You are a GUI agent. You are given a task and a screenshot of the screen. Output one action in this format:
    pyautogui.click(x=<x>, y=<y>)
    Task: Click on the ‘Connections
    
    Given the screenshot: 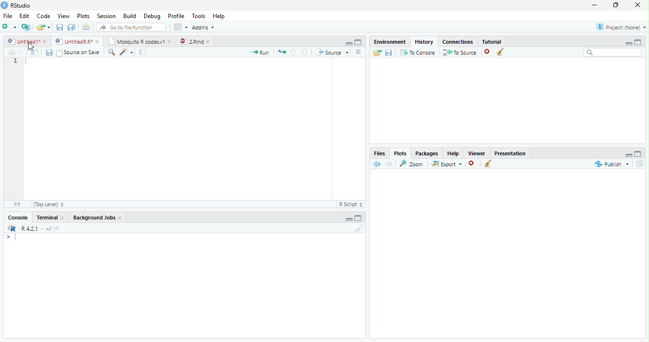 What is the action you would take?
    pyautogui.click(x=456, y=41)
    